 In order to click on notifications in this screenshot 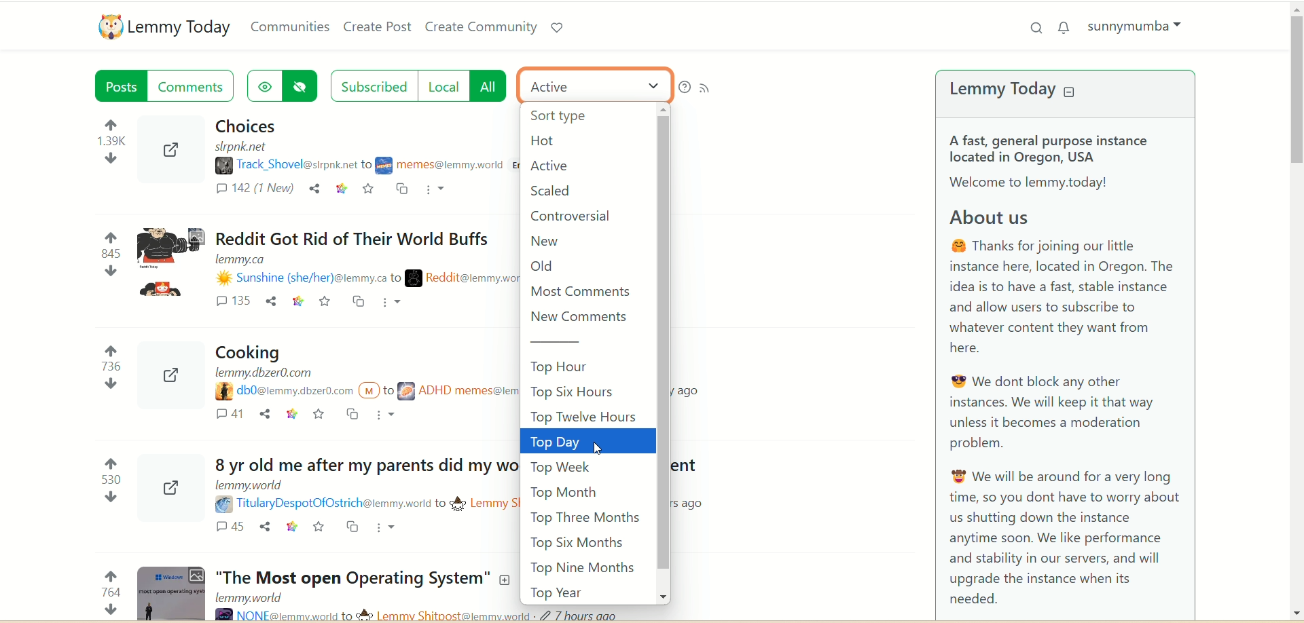, I will do `click(1067, 26)`.